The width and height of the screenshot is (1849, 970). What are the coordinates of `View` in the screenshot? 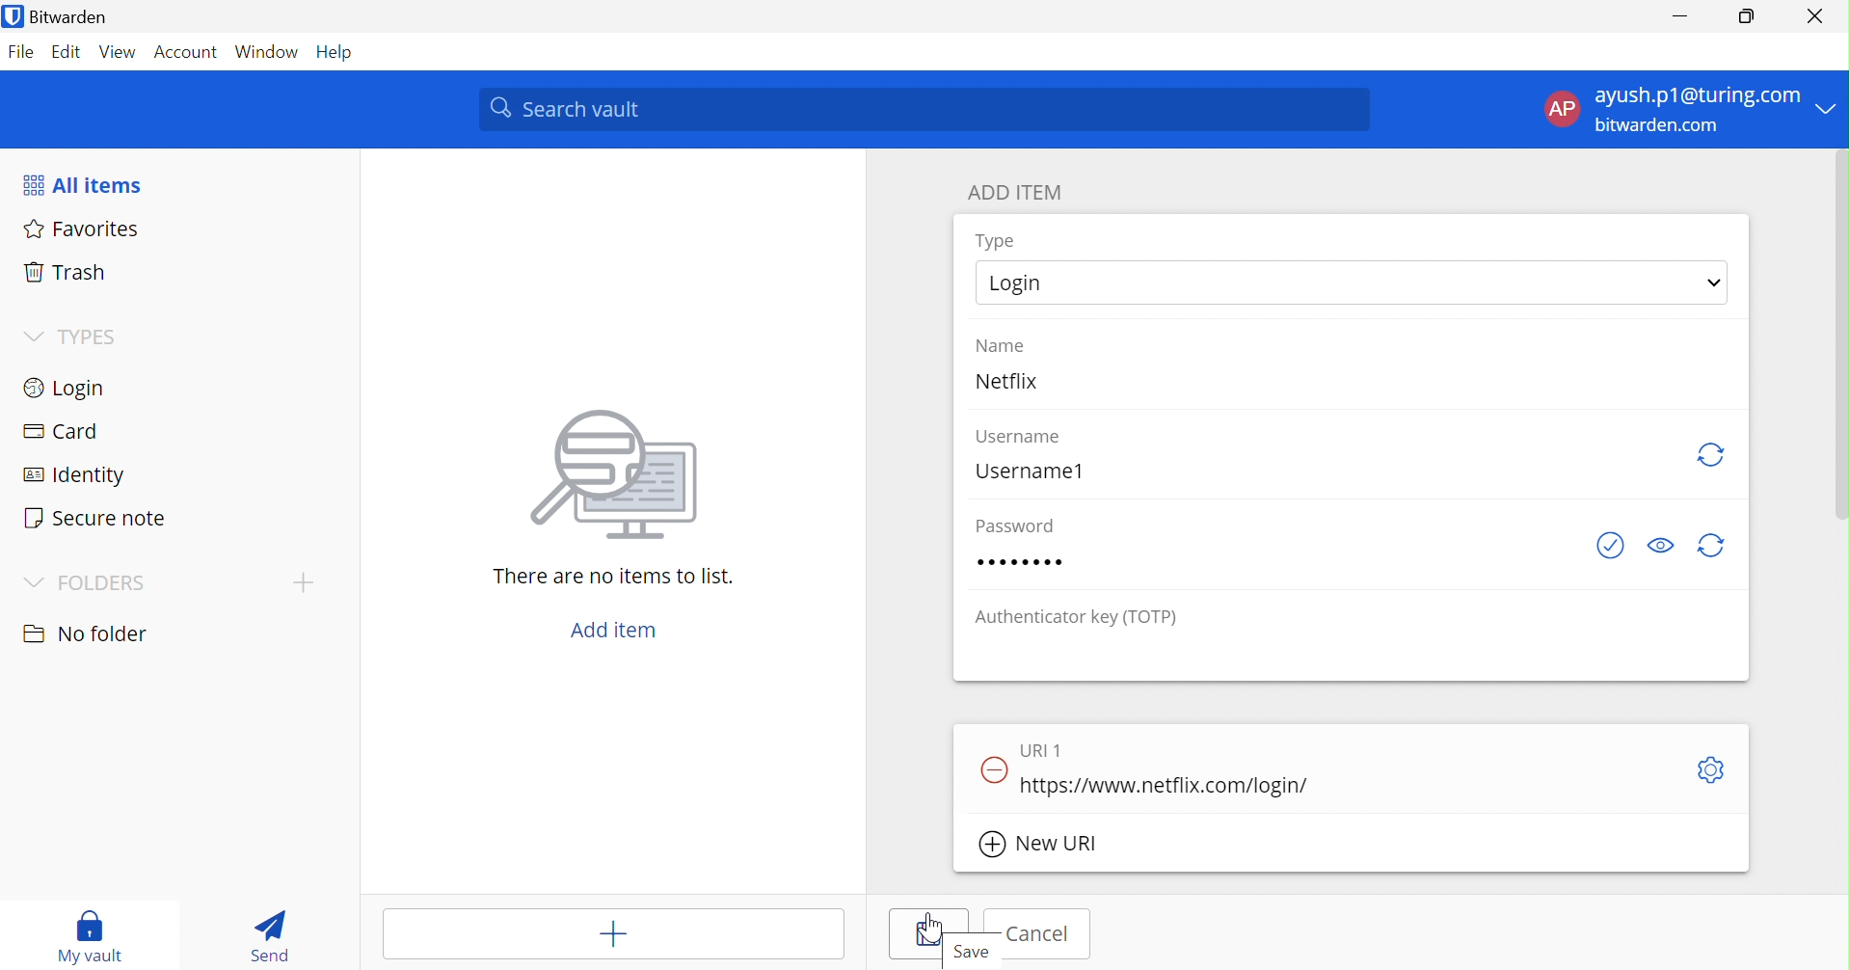 It's located at (118, 52).